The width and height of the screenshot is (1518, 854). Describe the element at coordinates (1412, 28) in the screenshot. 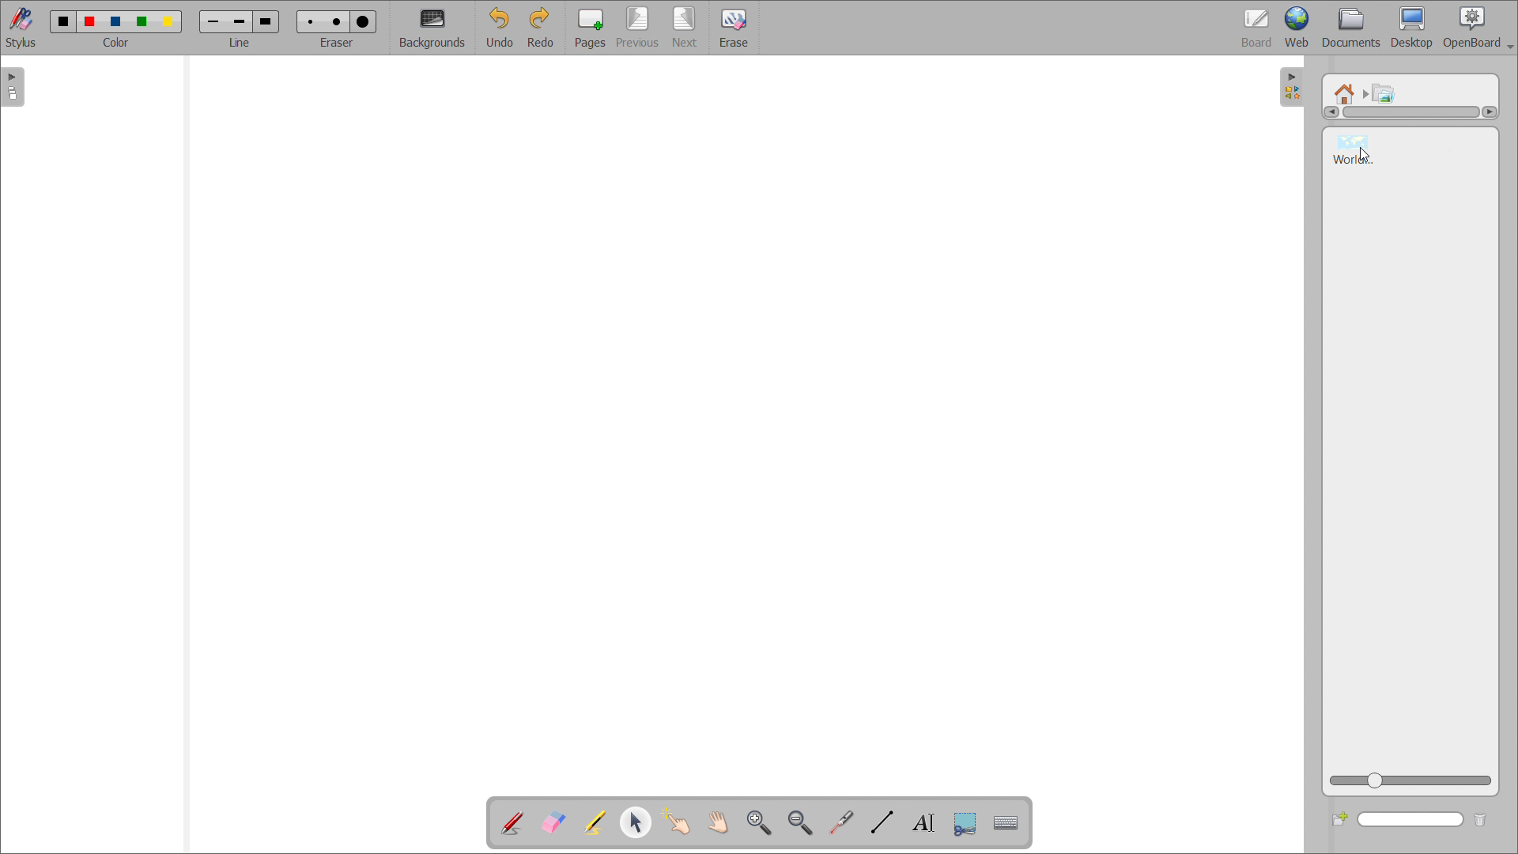

I see `desktop` at that location.